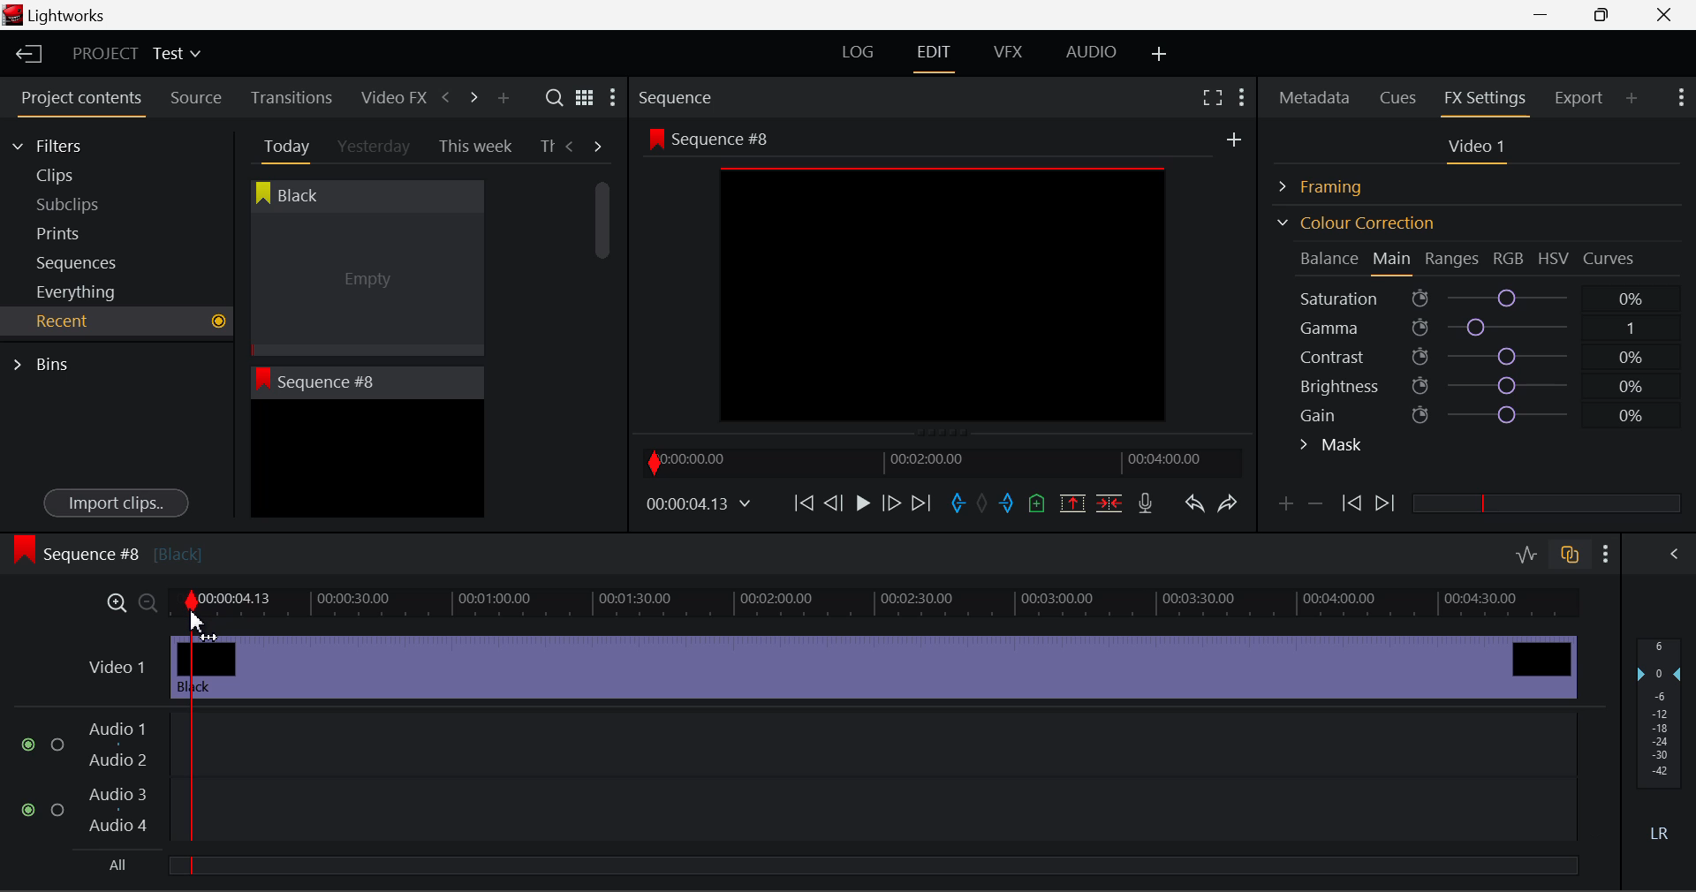 This screenshot has width=1696, height=892. I want to click on Video 1, so click(109, 664).